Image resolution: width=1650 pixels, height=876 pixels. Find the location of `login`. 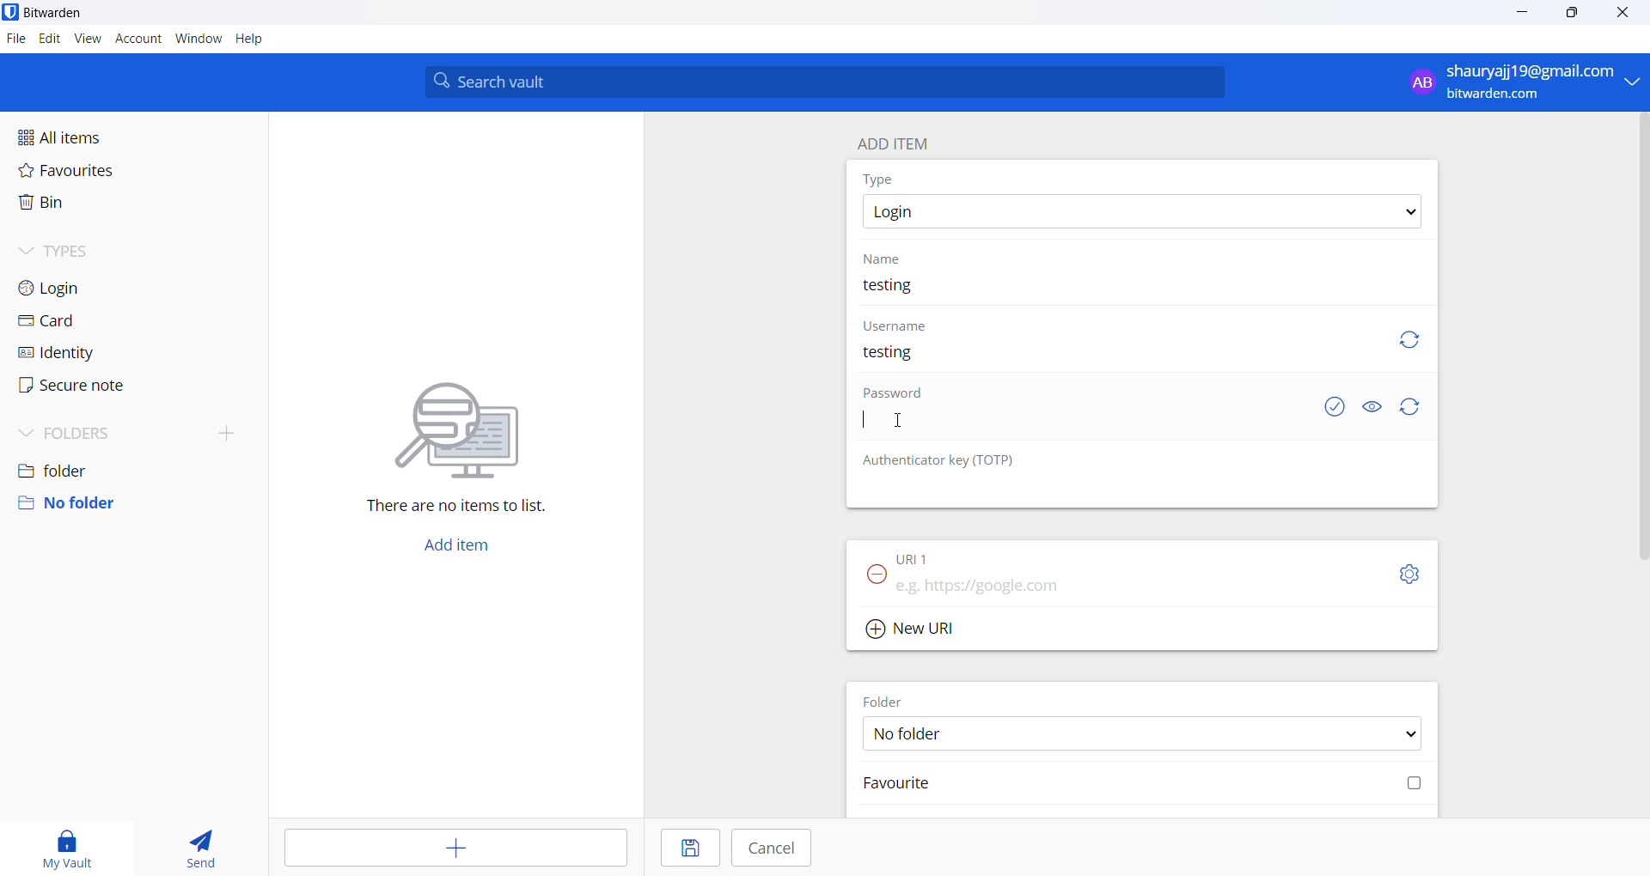

login is located at coordinates (89, 289).